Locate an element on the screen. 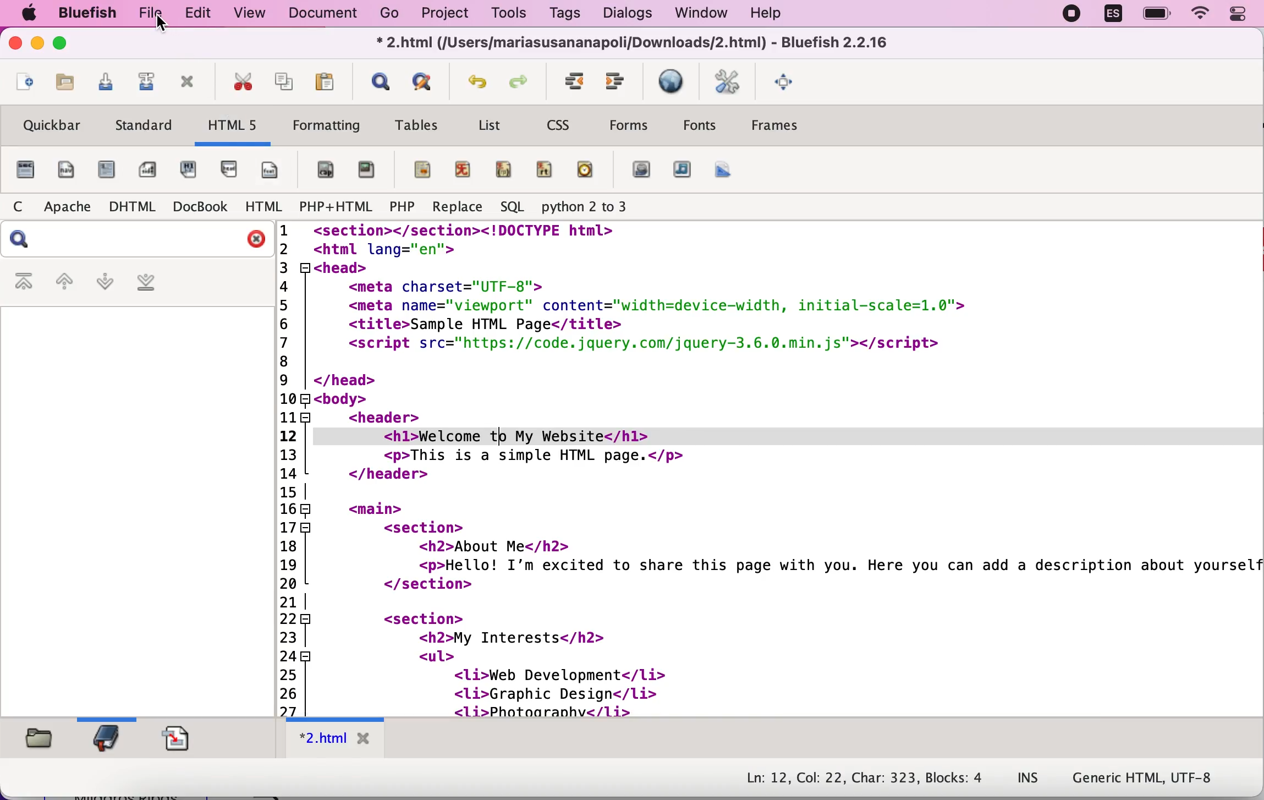 Image resolution: width=1264 pixels, height=800 pixels. quickbar is located at coordinates (51, 127).